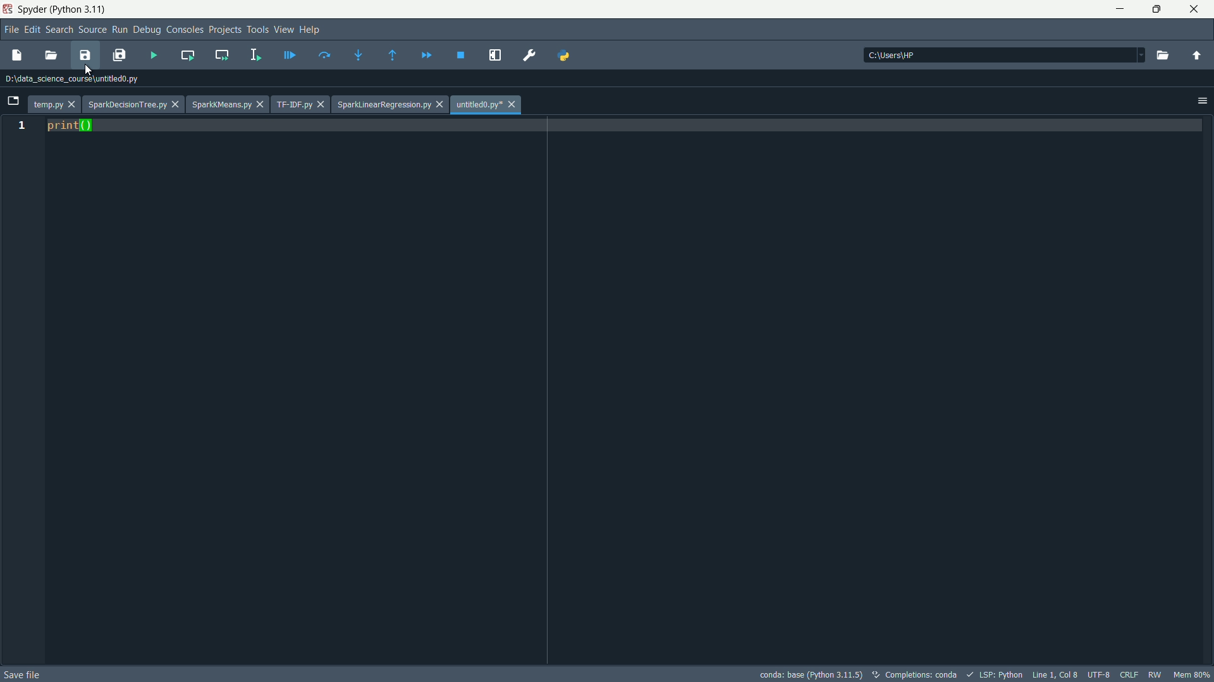 Image resolution: width=1214 pixels, height=682 pixels. Describe the element at coordinates (477, 106) in the screenshot. I see `untitled0.py*` at that location.